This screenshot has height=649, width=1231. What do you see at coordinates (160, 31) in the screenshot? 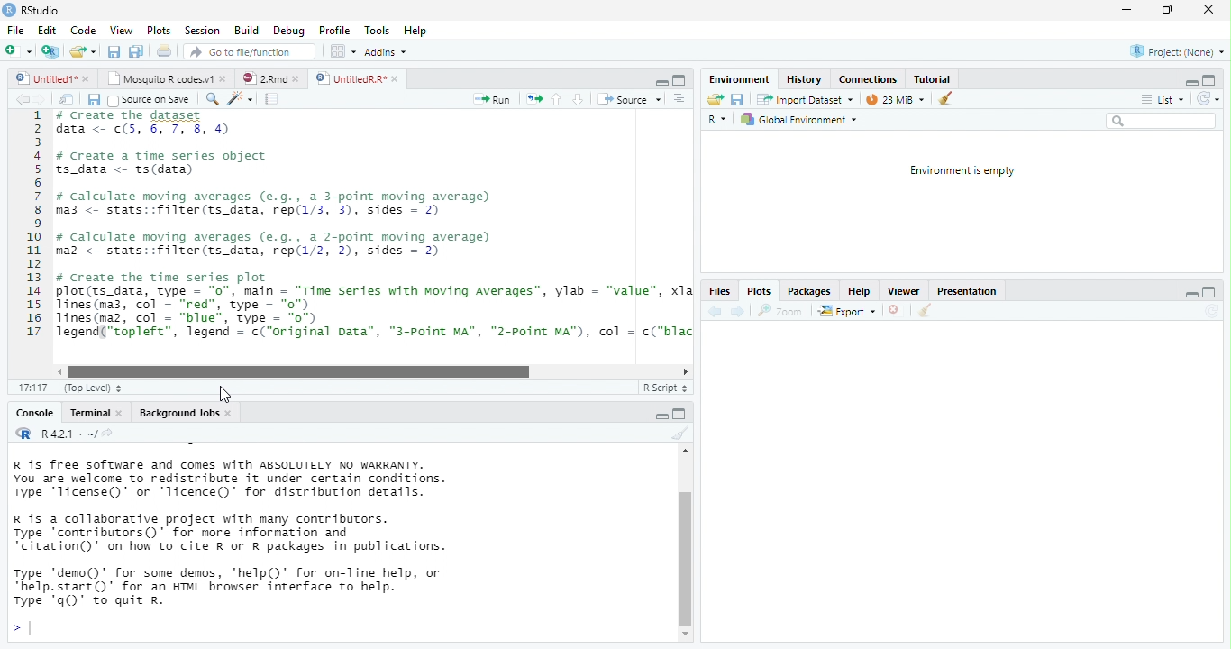
I see `Plots` at bounding box center [160, 31].